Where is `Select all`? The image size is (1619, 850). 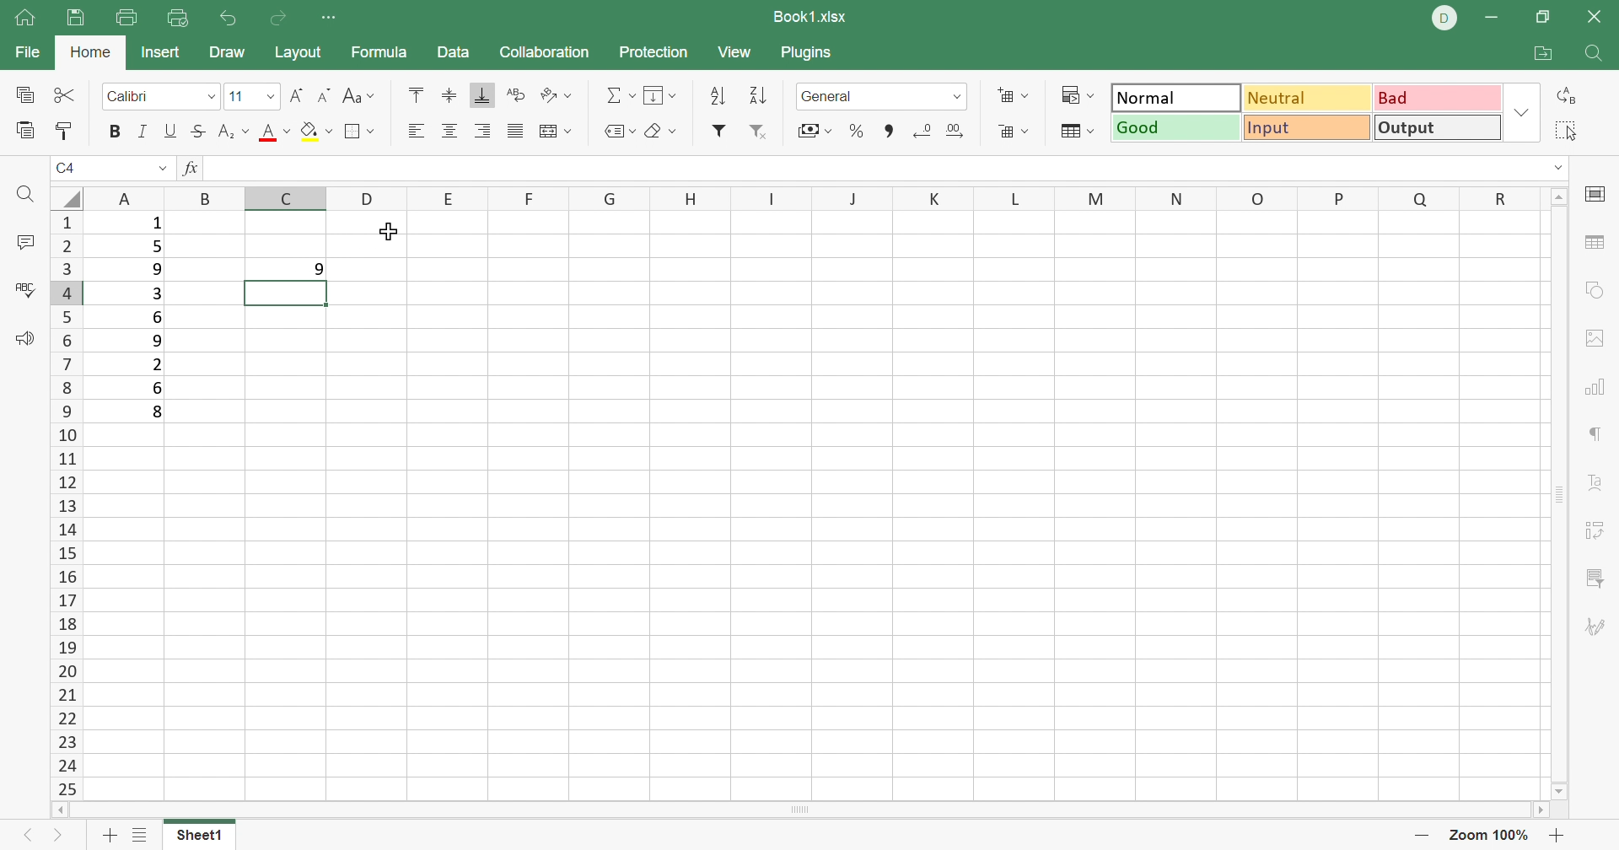
Select all is located at coordinates (1567, 133).